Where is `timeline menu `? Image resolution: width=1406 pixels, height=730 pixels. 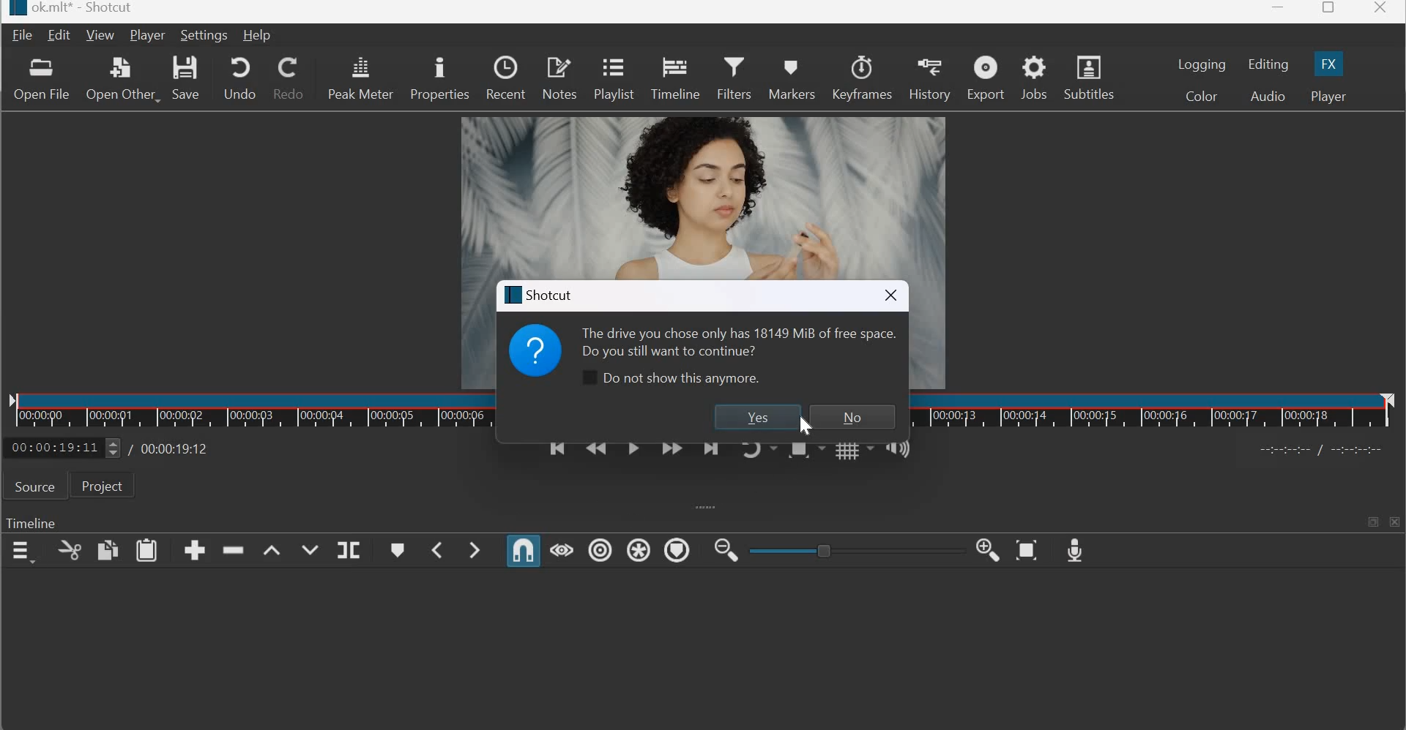
timeline menu  is located at coordinates (25, 552).